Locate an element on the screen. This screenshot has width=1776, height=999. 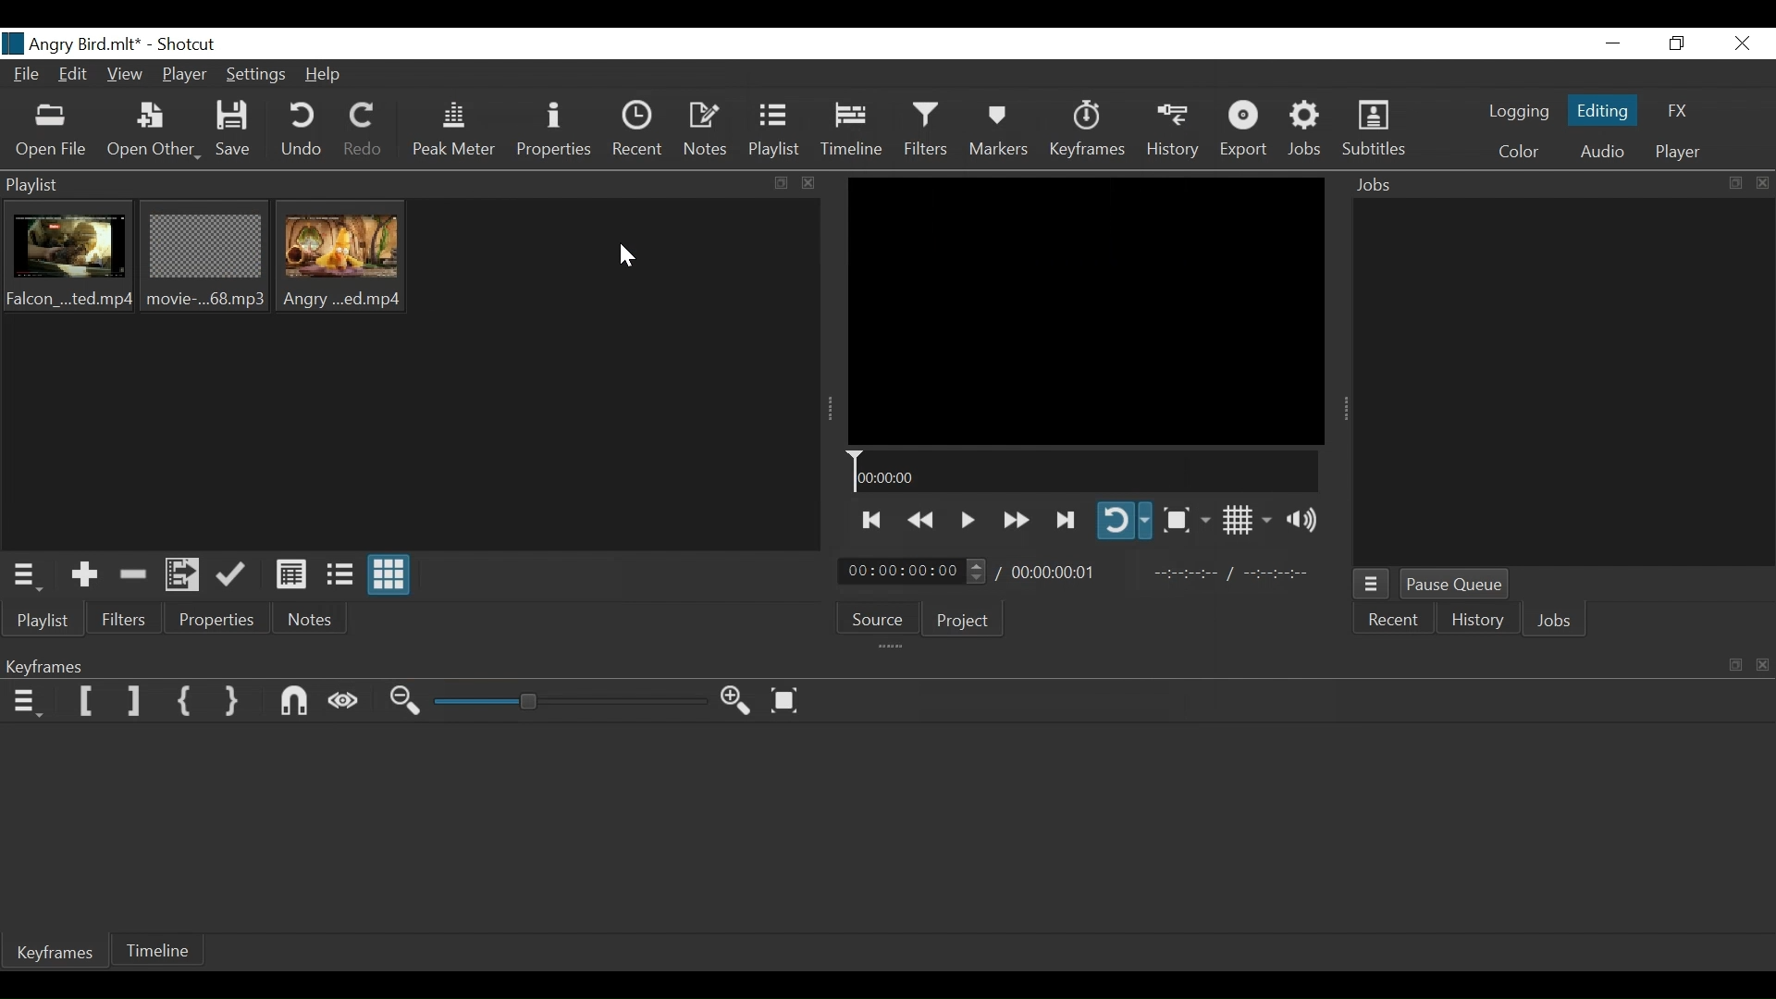
Jobs Panel is located at coordinates (1558, 187).